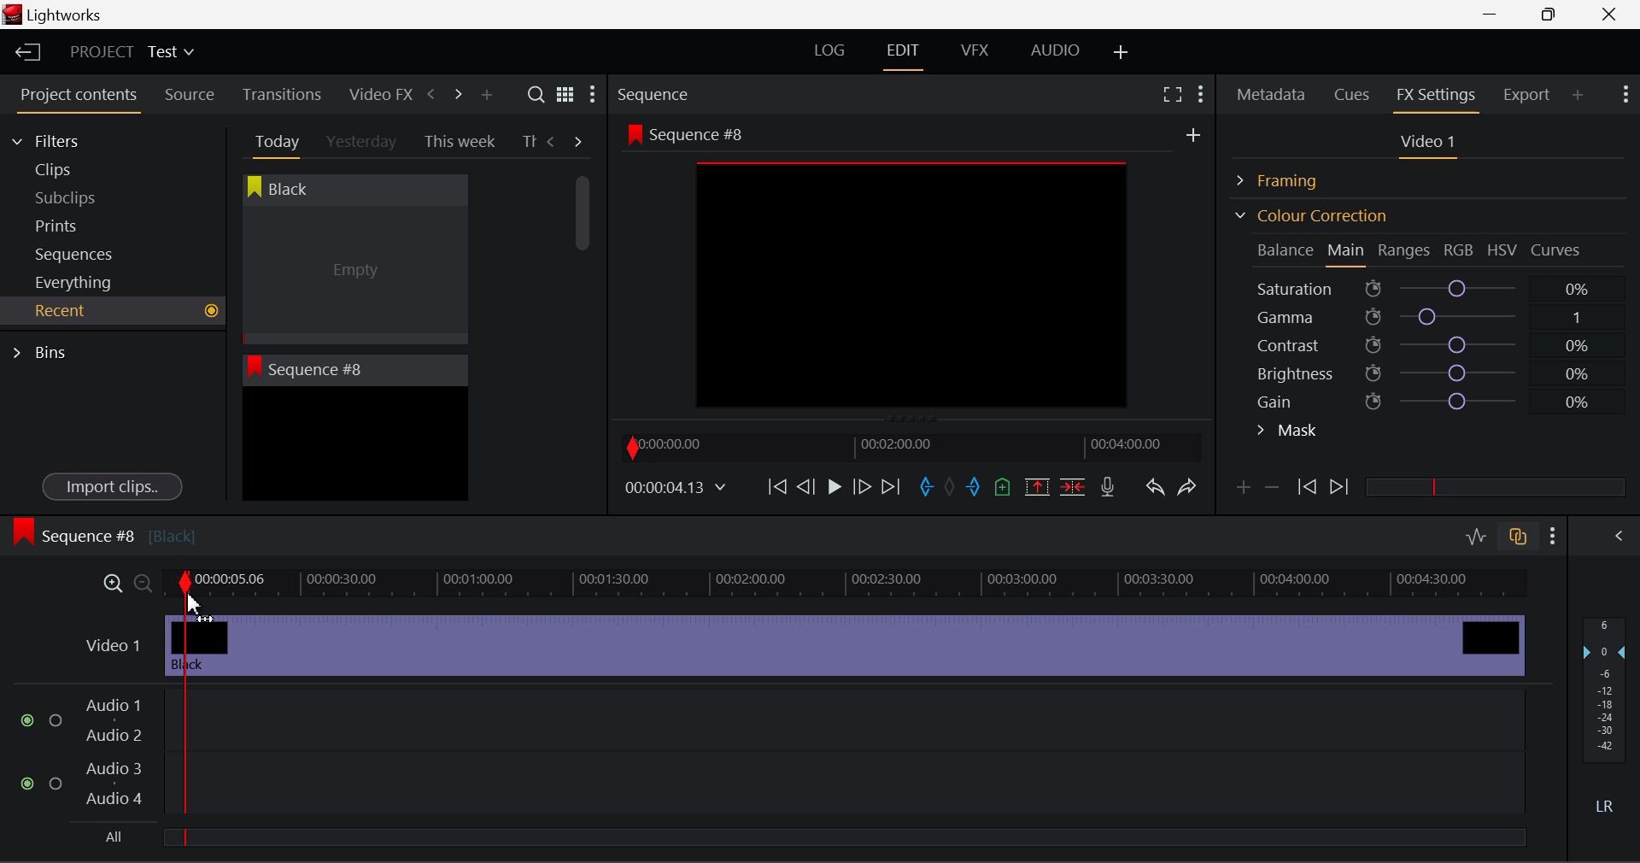  What do you see at coordinates (1529, 94) in the screenshot?
I see `Export Panel` at bounding box center [1529, 94].